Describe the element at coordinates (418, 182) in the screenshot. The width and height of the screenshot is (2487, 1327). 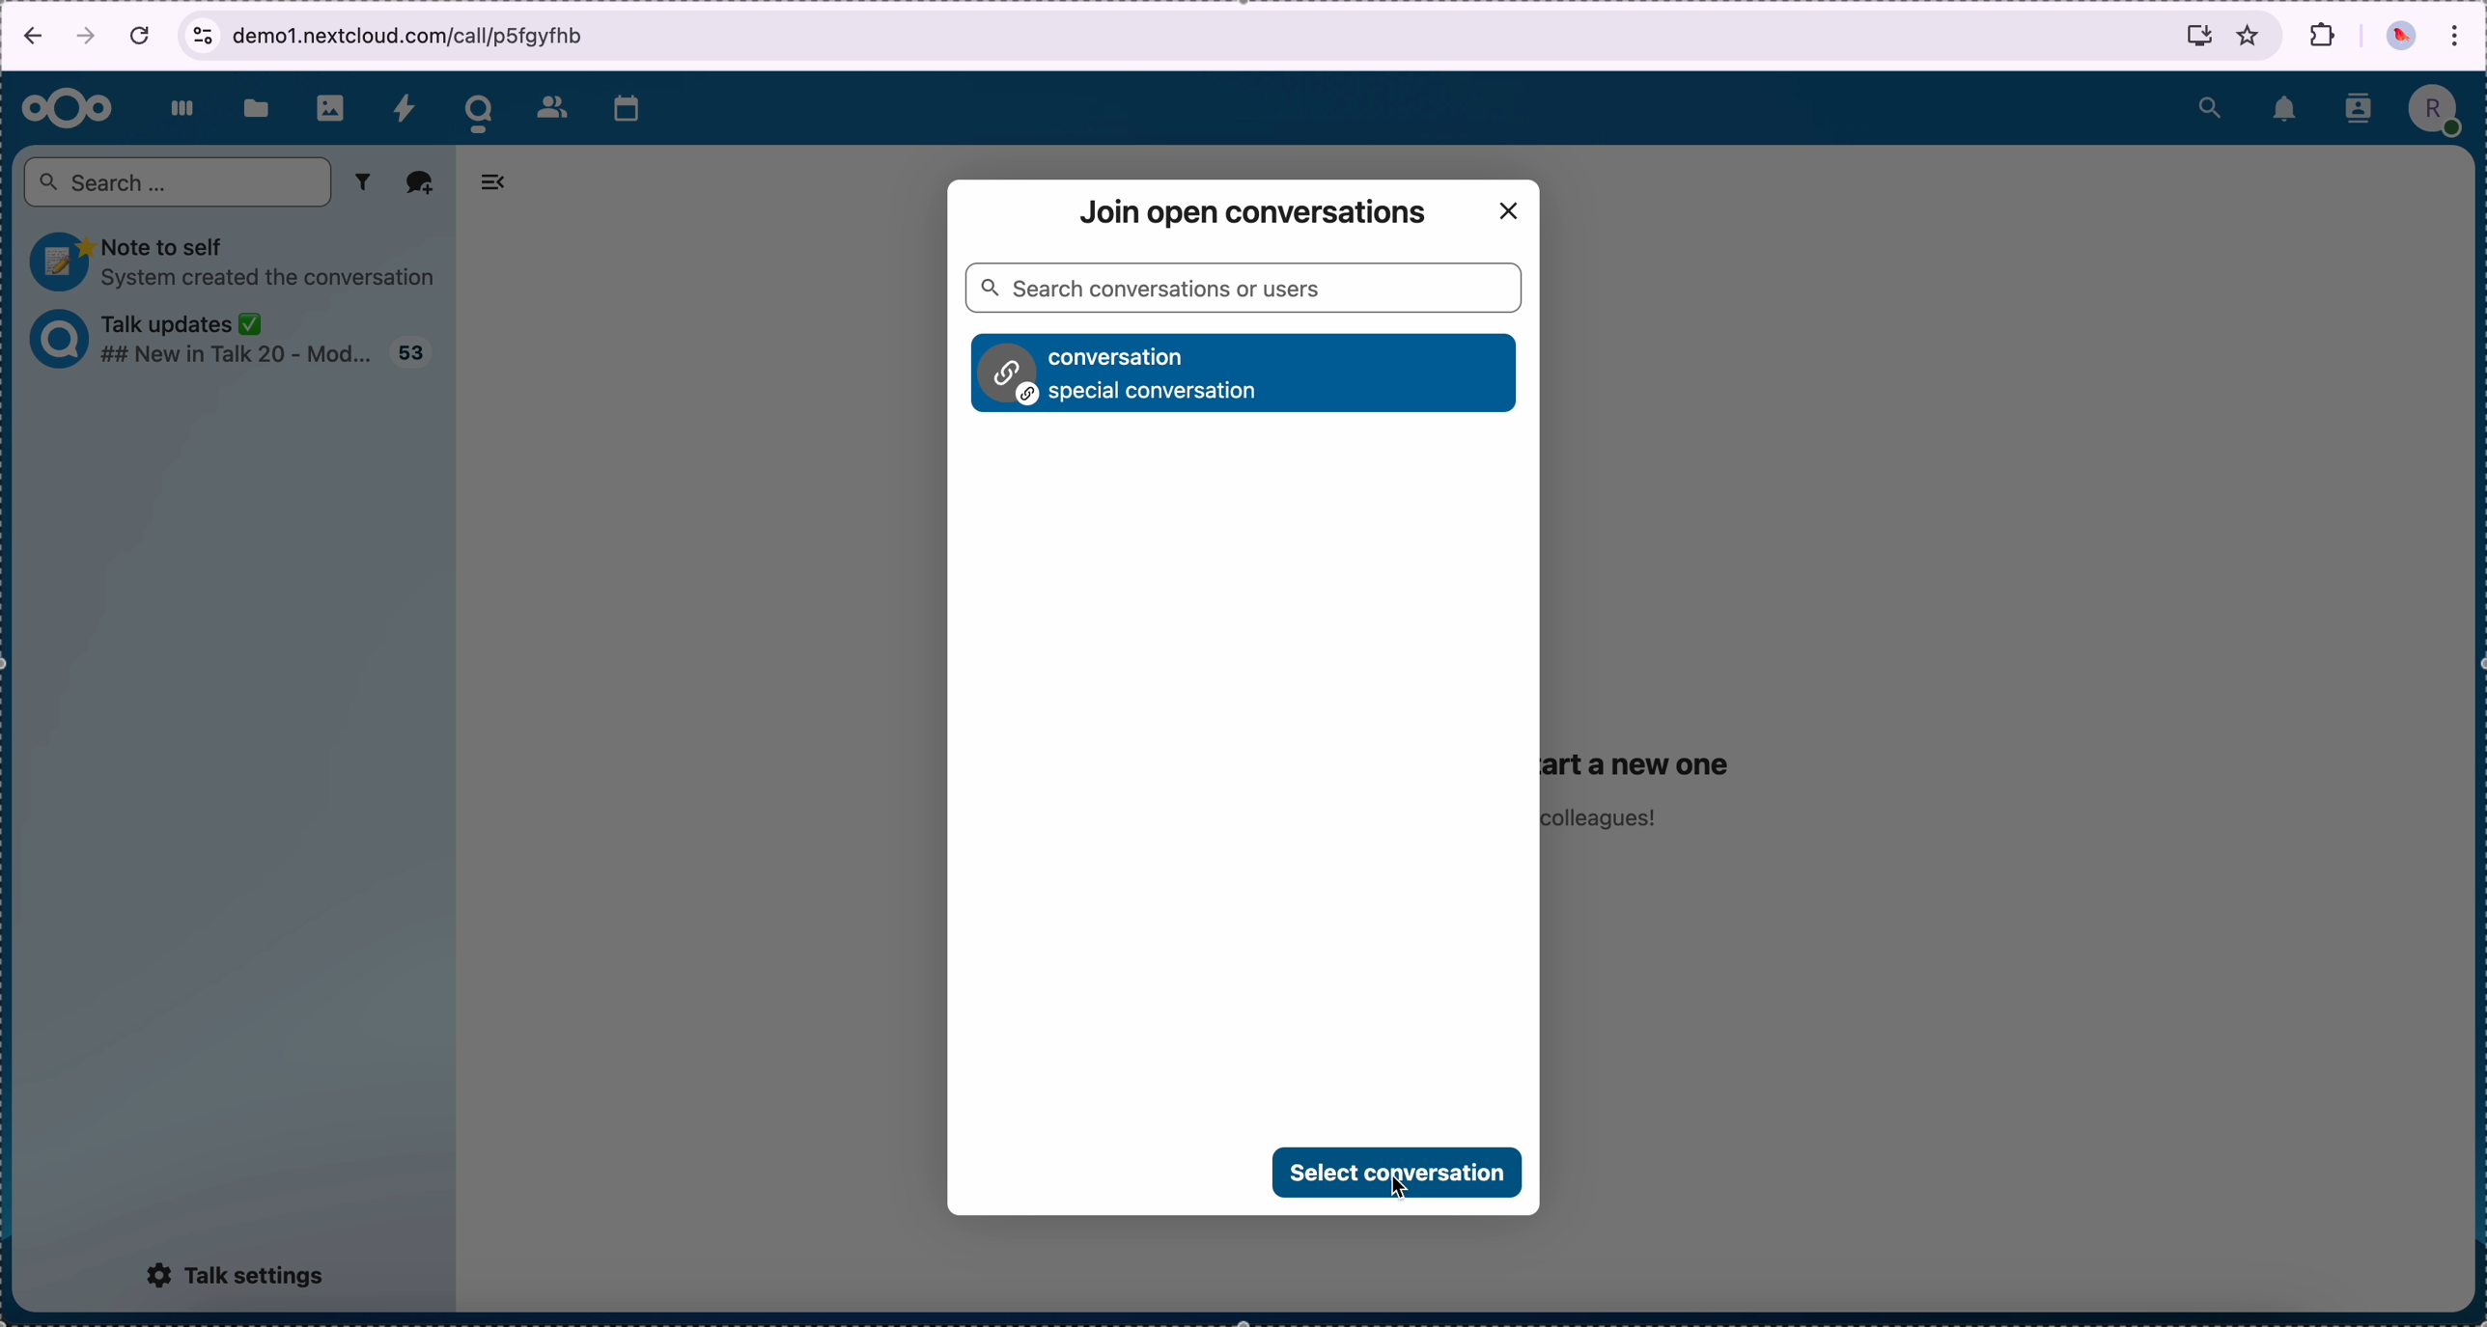
I see `add` at that location.